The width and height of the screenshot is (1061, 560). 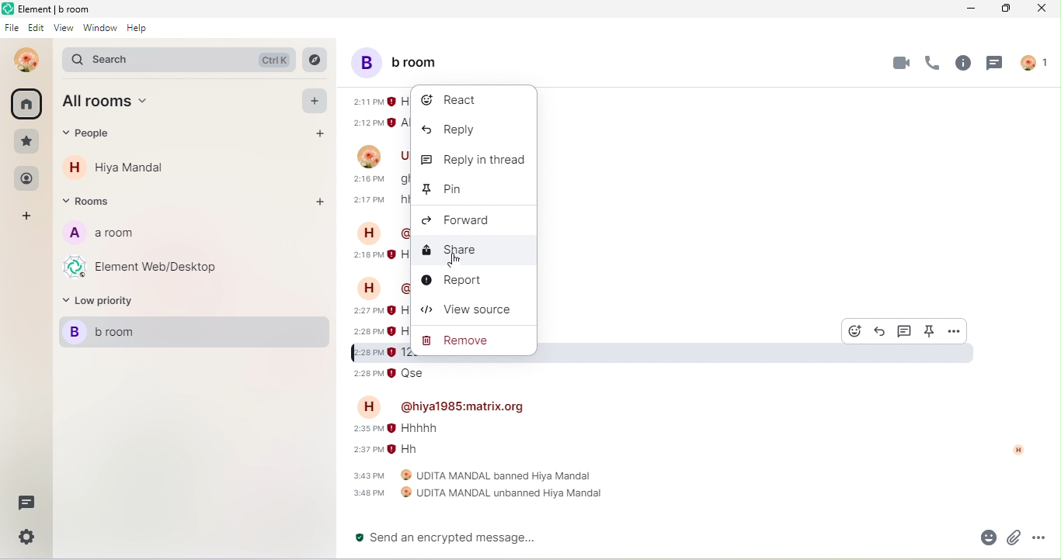 I want to click on report, so click(x=459, y=282).